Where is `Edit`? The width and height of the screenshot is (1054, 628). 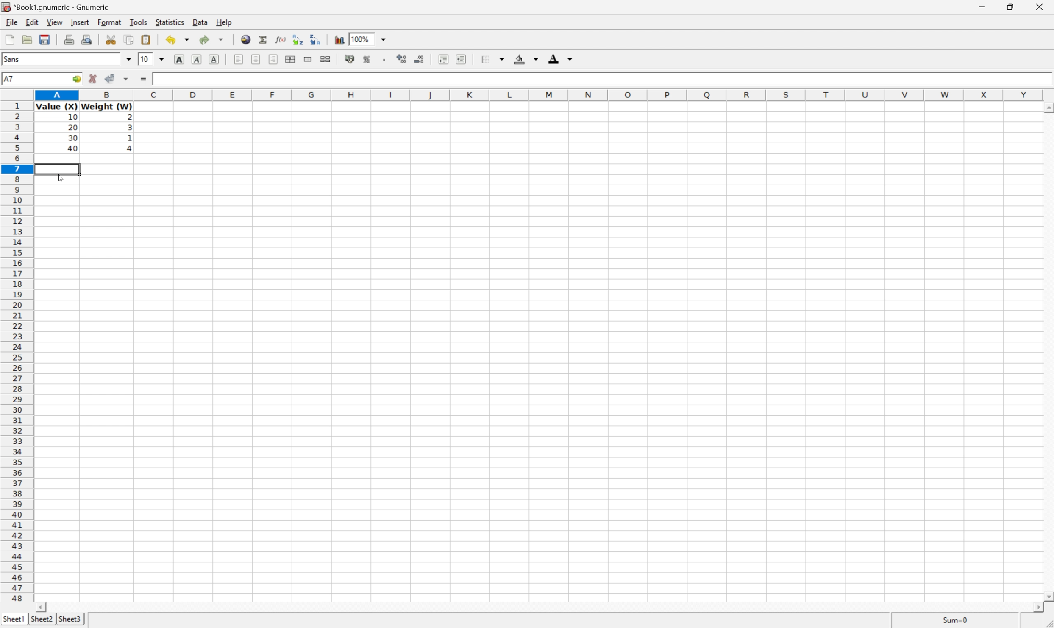
Edit is located at coordinates (32, 22).